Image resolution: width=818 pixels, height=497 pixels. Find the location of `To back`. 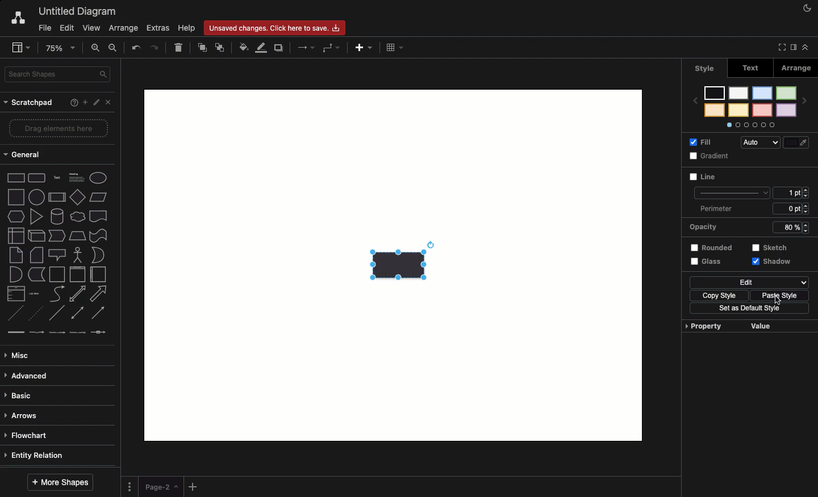

To back is located at coordinates (220, 48).